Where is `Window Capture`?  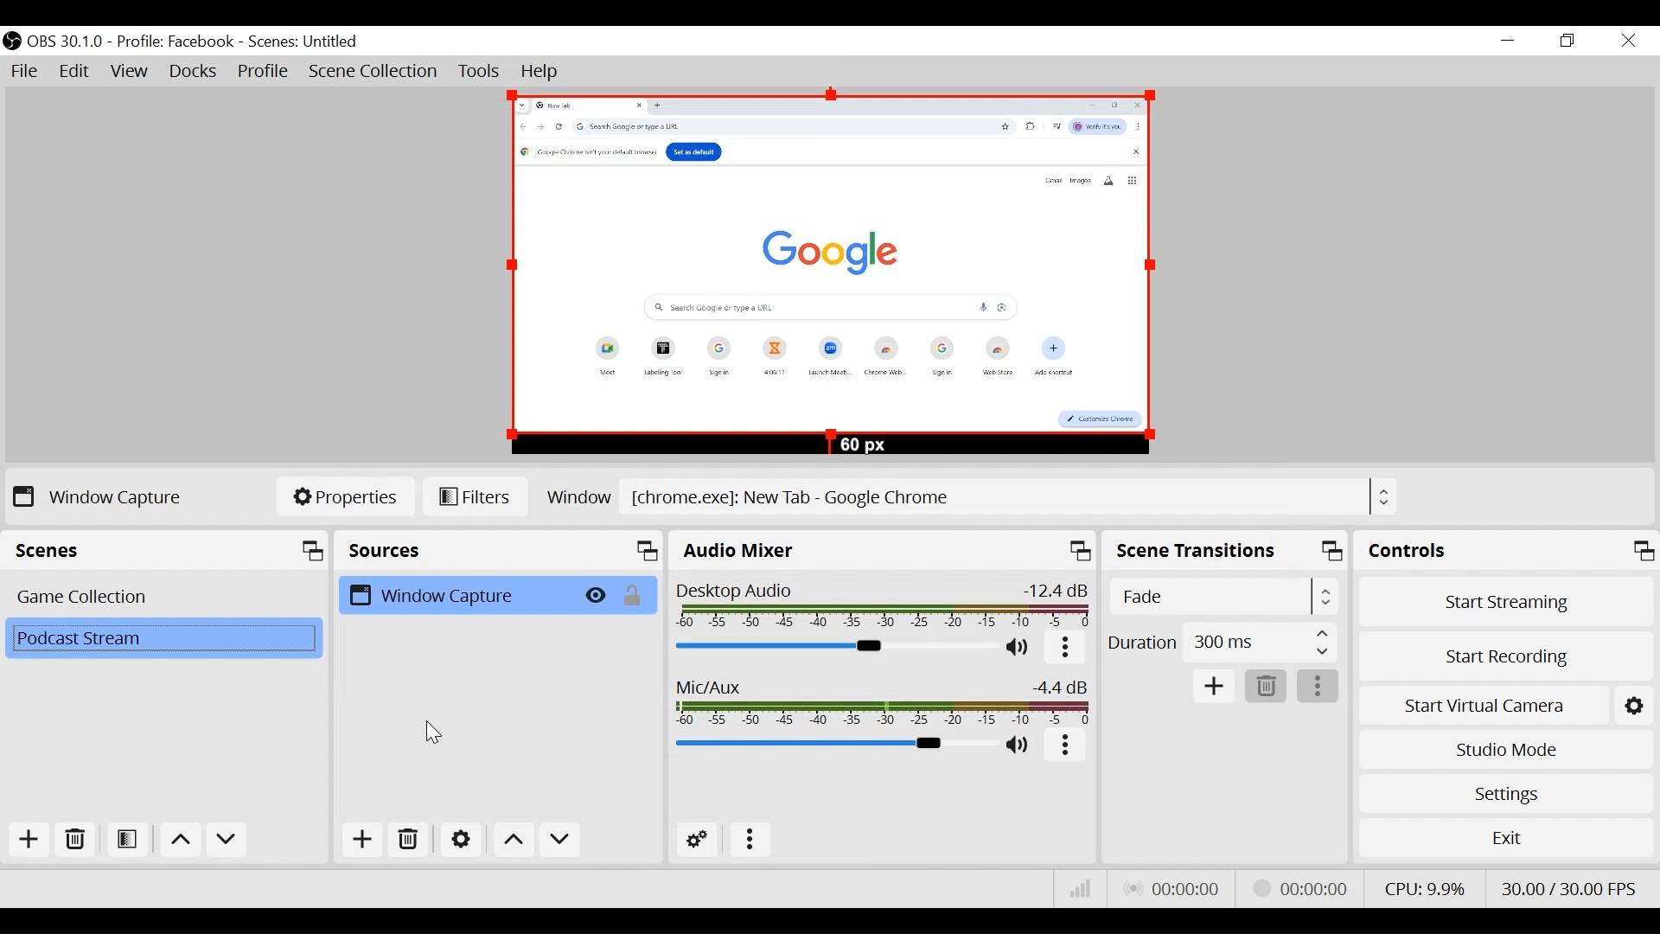 Window Capture is located at coordinates (100, 496).